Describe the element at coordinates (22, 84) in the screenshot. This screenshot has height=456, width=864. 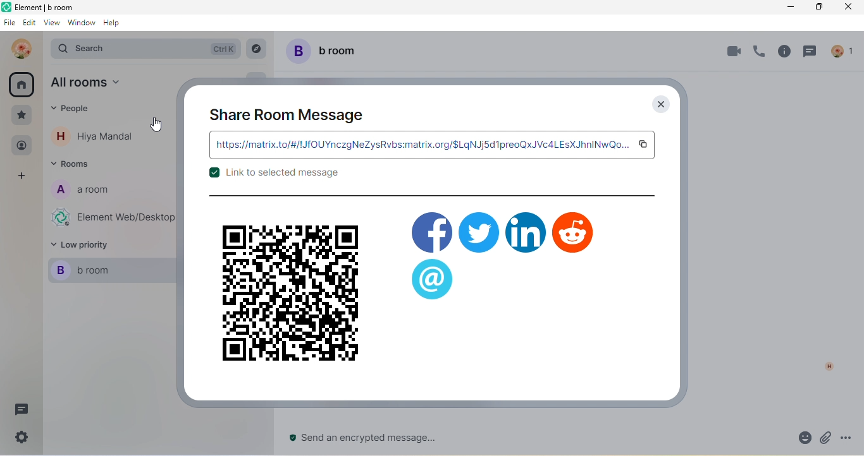
I see `all room` at that location.